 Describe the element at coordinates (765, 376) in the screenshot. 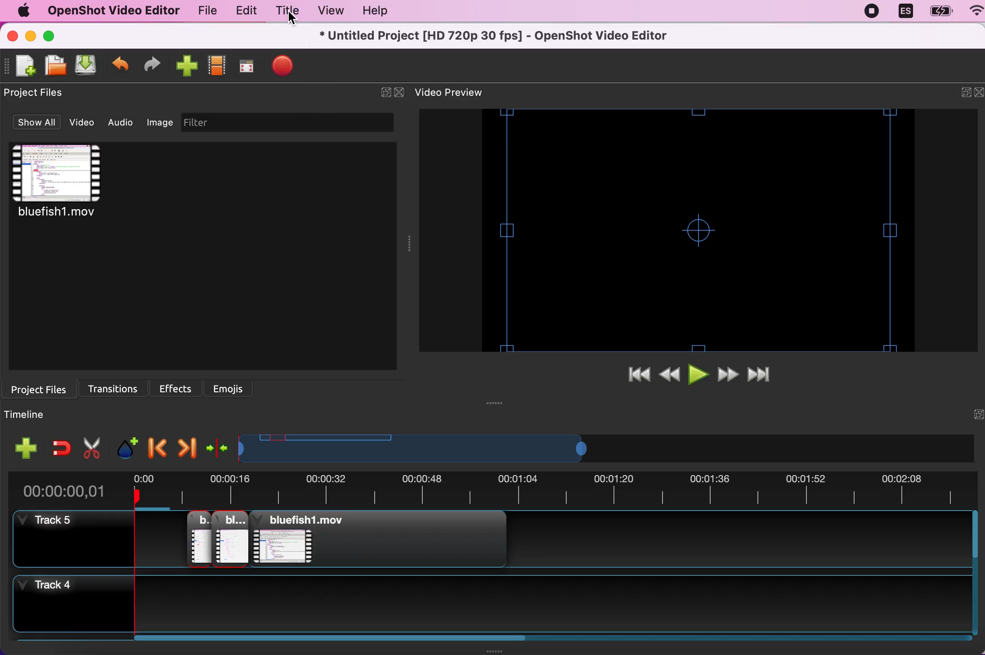

I see `jump to end` at that location.